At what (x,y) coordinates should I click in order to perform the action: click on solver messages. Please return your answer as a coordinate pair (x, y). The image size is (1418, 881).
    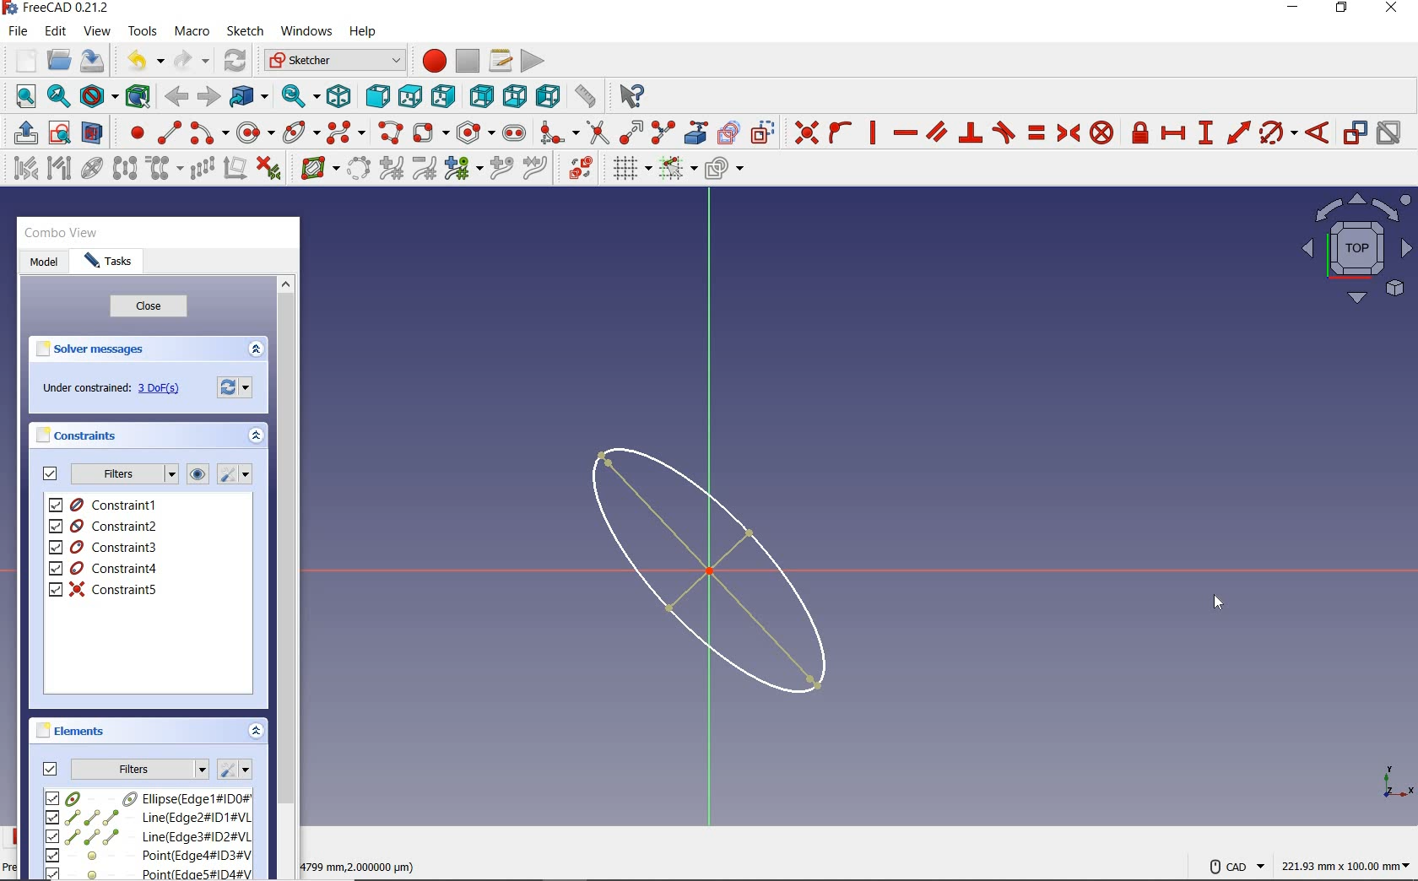
    Looking at the image, I should click on (91, 349).